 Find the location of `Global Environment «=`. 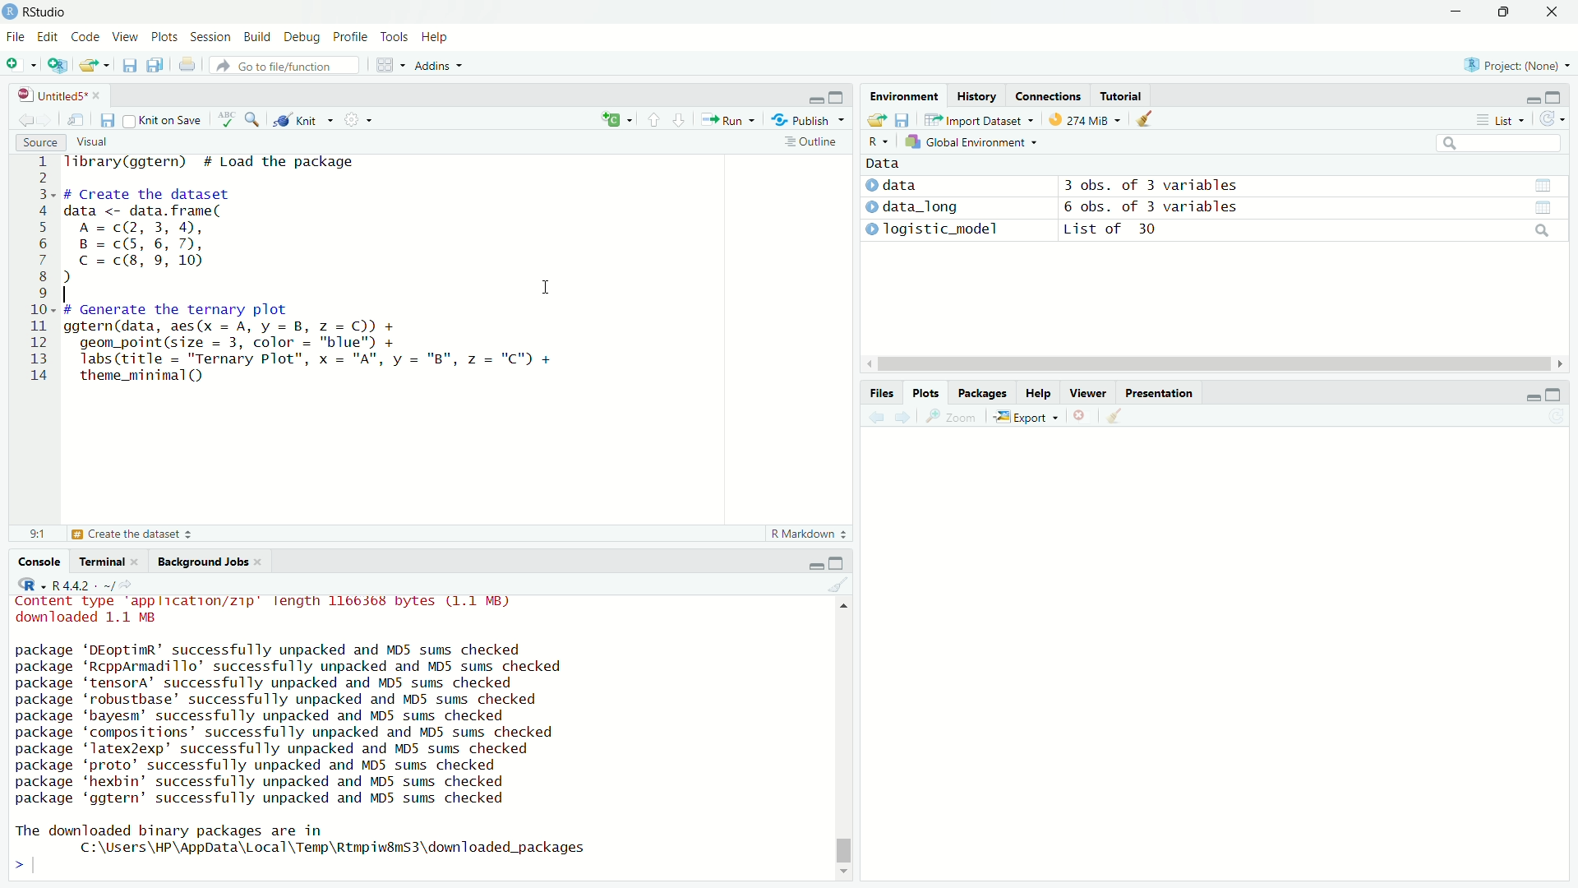

Global Environment «= is located at coordinates (973, 141).